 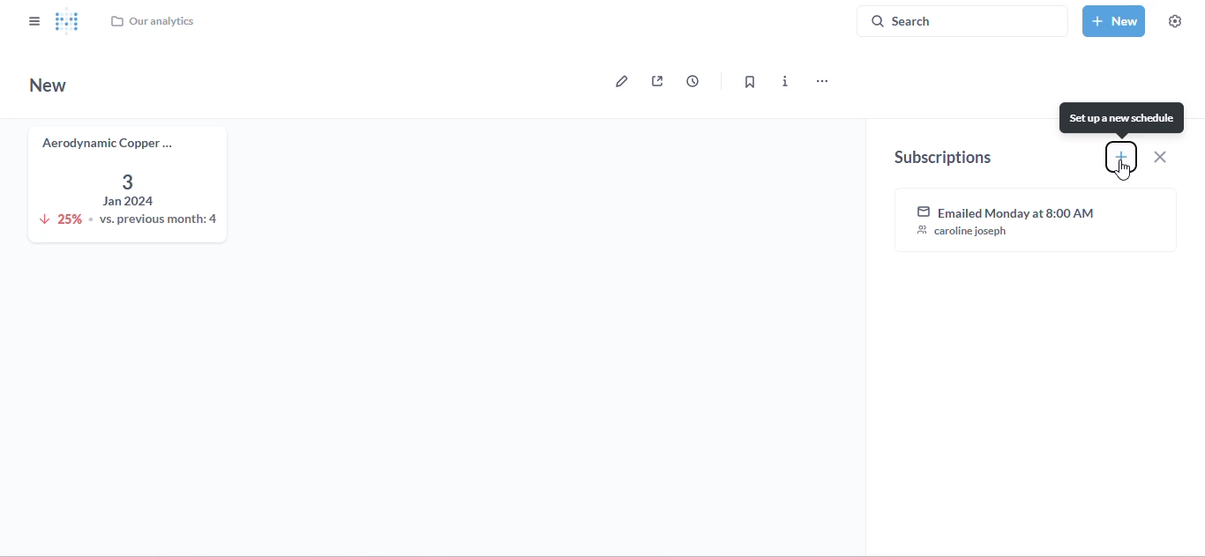 I want to click on more info, so click(x=786, y=81).